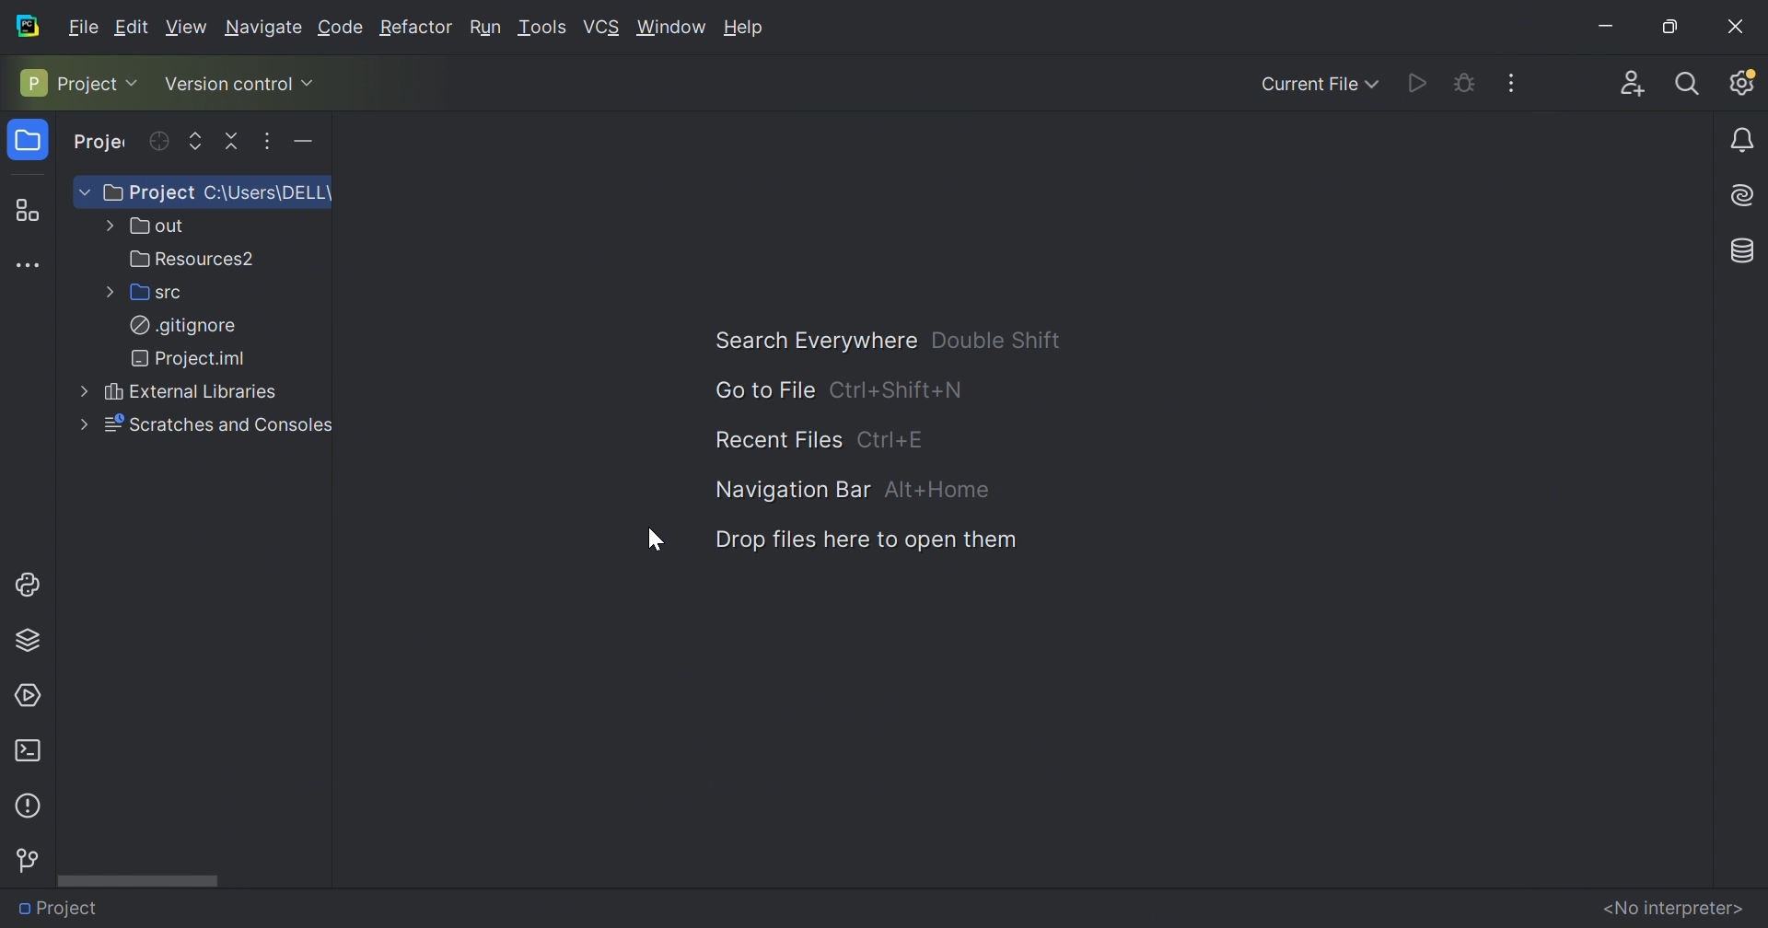 This screenshot has width=1768, height=928. What do you see at coordinates (29, 141) in the screenshot?
I see `Project` at bounding box center [29, 141].